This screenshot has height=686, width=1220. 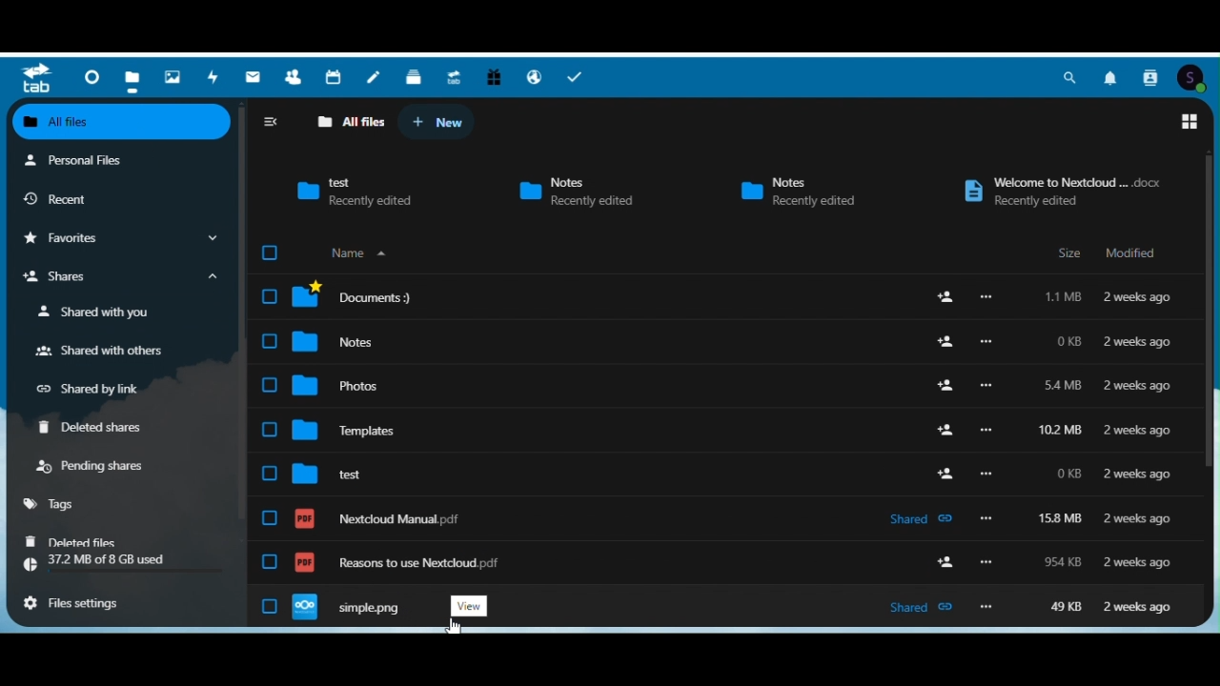 What do you see at coordinates (374, 75) in the screenshot?
I see `Notes ` at bounding box center [374, 75].